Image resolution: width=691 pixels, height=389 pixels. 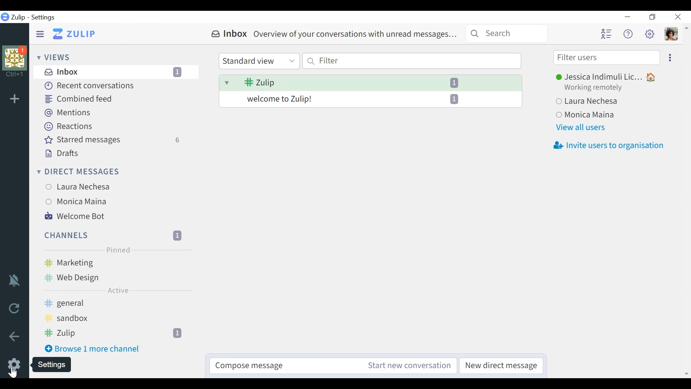 What do you see at coordinates (70, 127) in the screenshot?
I see `Reactions` at bounding box center [70, 127].